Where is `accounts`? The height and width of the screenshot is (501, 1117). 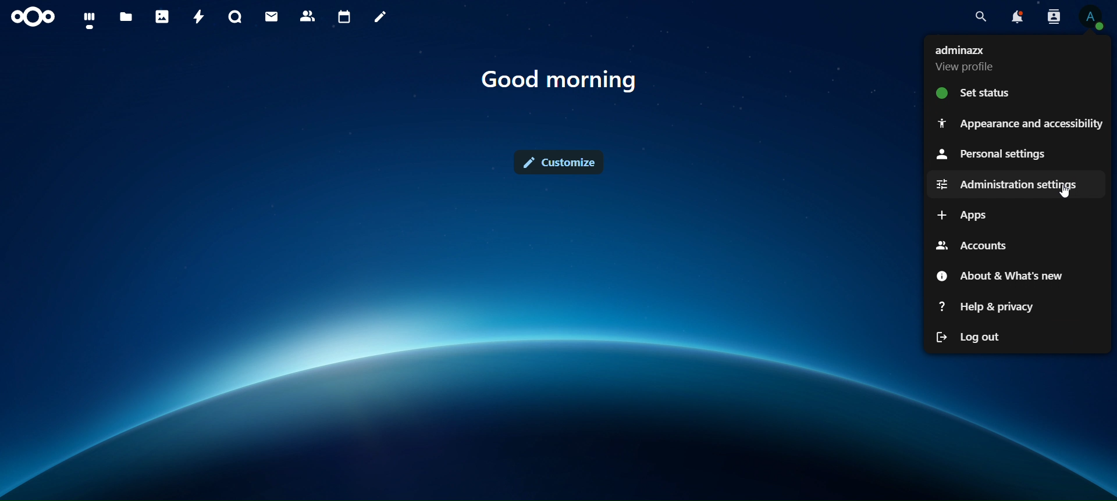 accounts is located at coordinates (973, 245).